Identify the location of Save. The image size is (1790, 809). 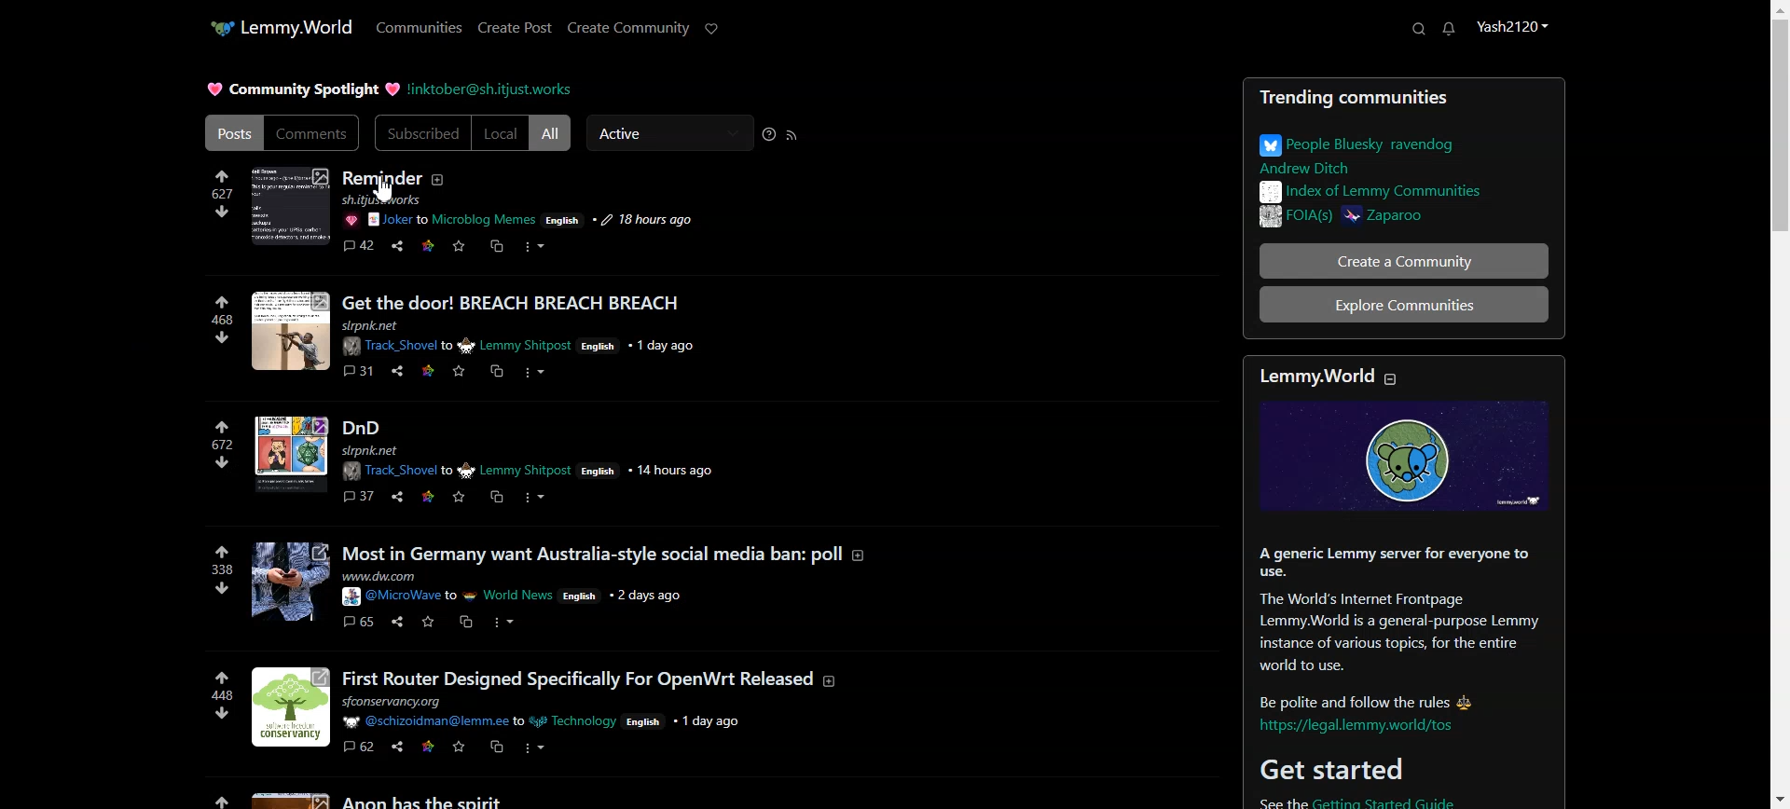
(459, 246).